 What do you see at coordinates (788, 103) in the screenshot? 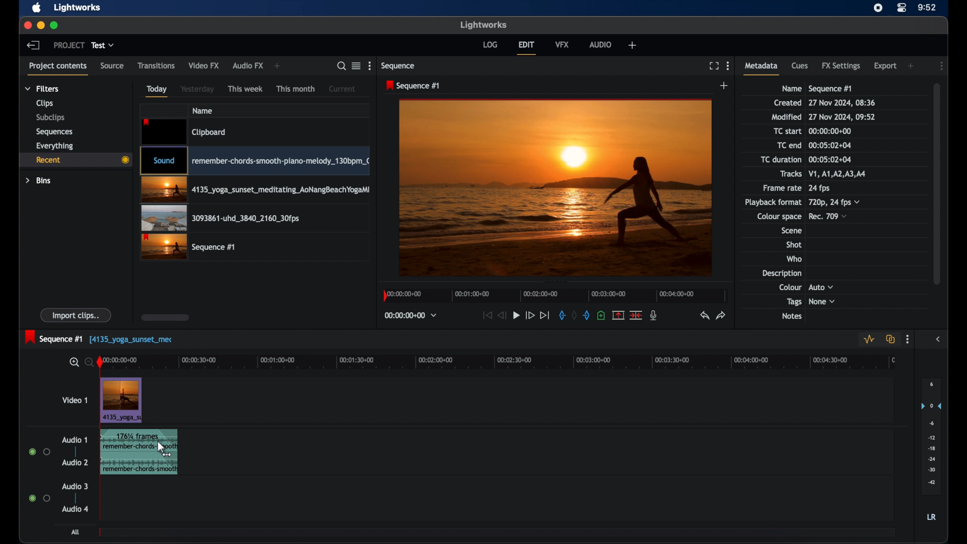
I see `created` at bounding box center [788, 103].